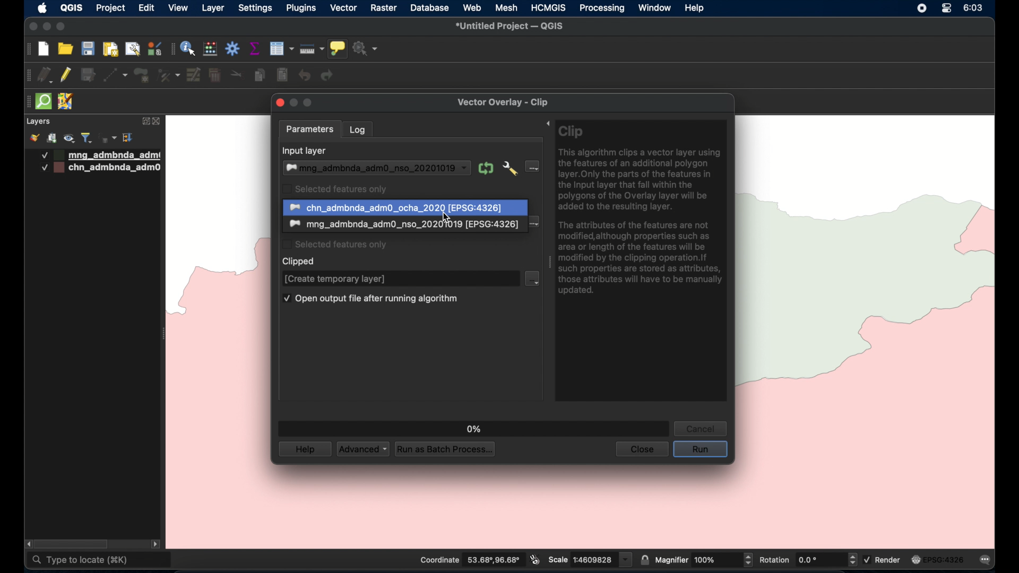  I want to click on vector overlay - clip, so click(502, 102).